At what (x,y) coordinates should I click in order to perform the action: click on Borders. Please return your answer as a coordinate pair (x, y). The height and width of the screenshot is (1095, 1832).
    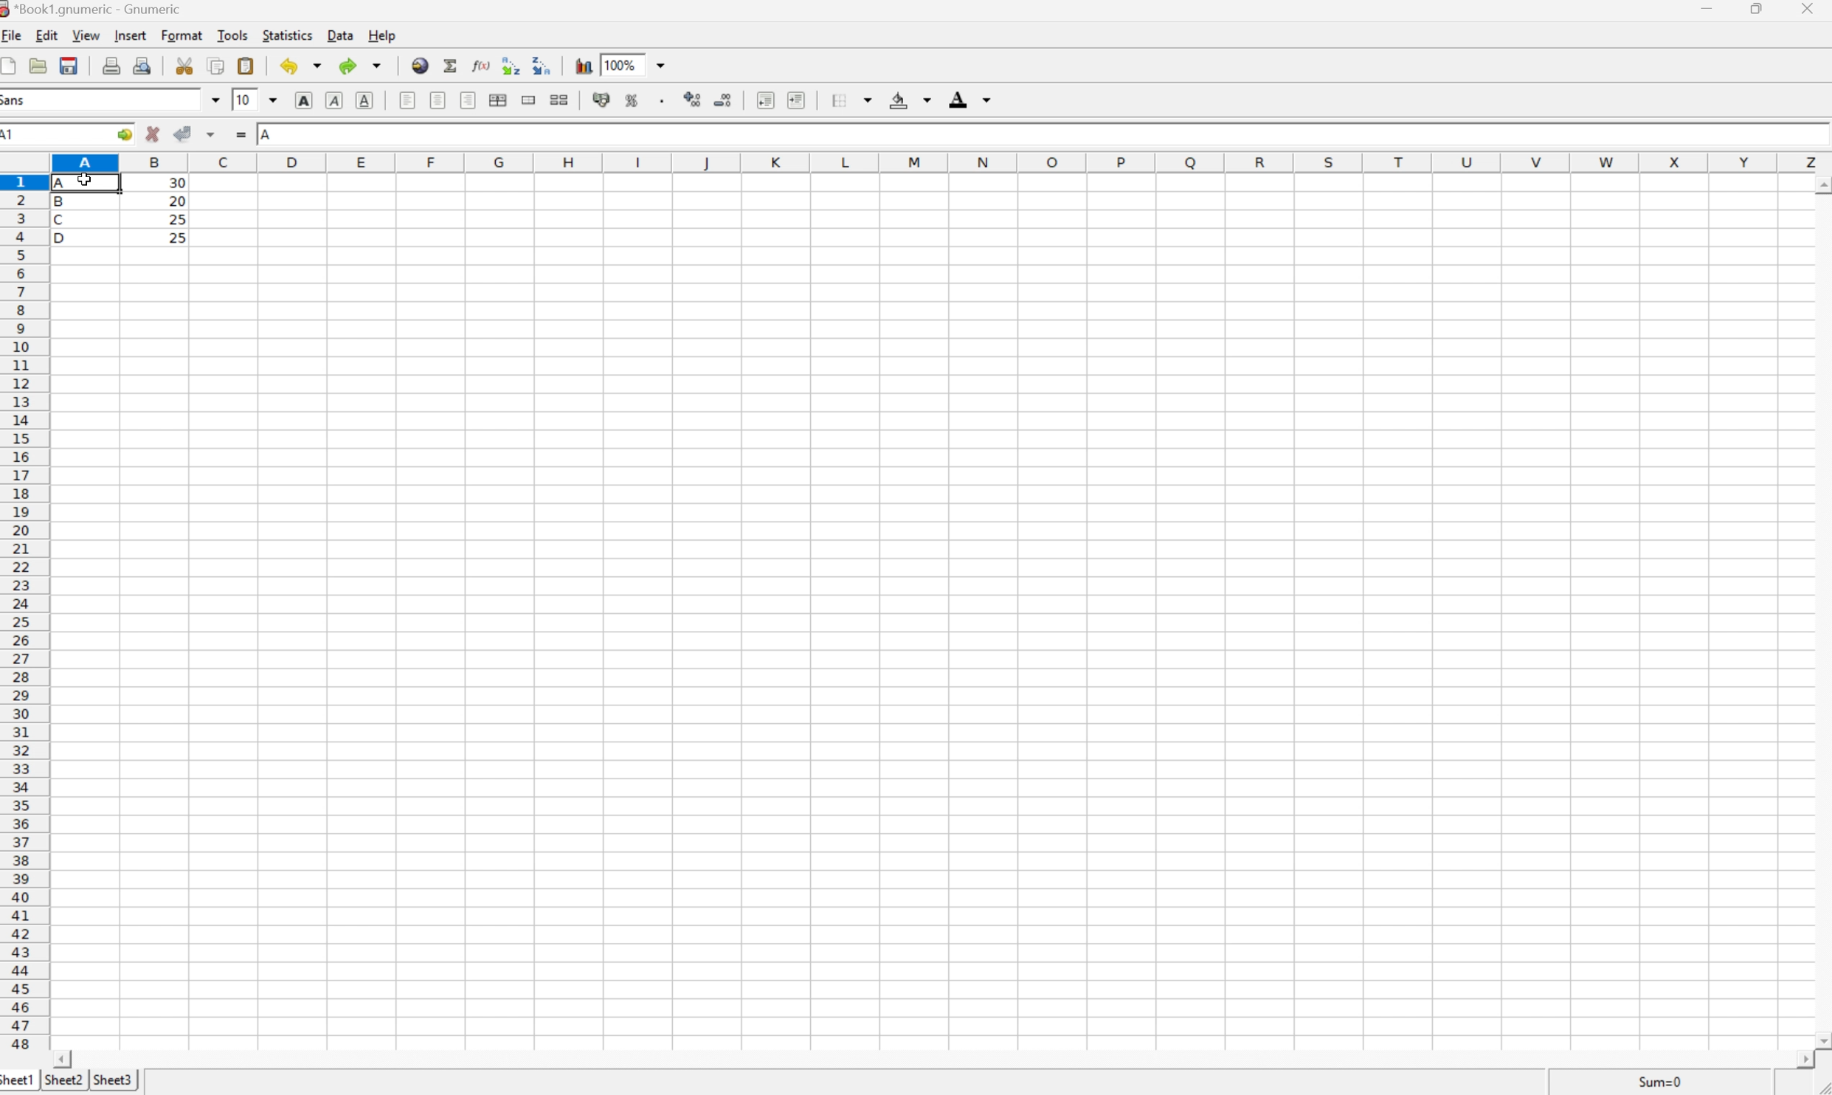
    Looking at the image, I should click on (846, 99).